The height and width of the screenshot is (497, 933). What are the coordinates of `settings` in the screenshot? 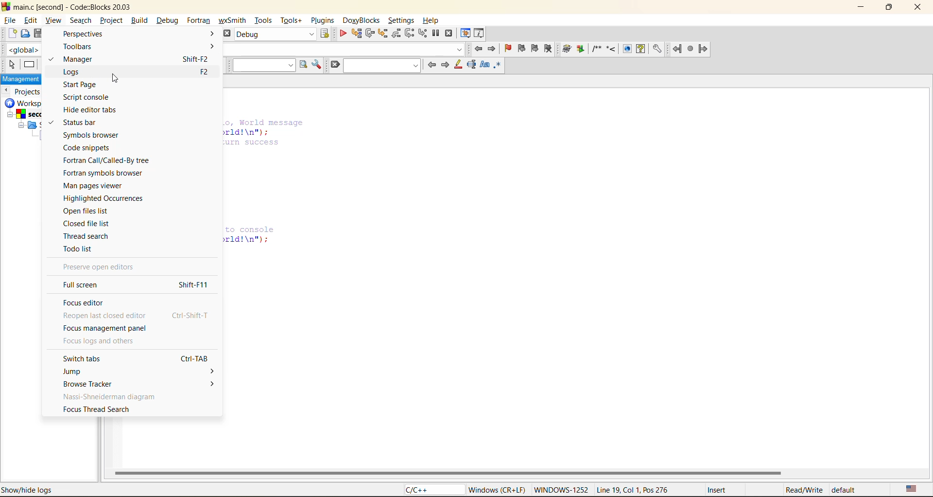 It's located at (401, 18).